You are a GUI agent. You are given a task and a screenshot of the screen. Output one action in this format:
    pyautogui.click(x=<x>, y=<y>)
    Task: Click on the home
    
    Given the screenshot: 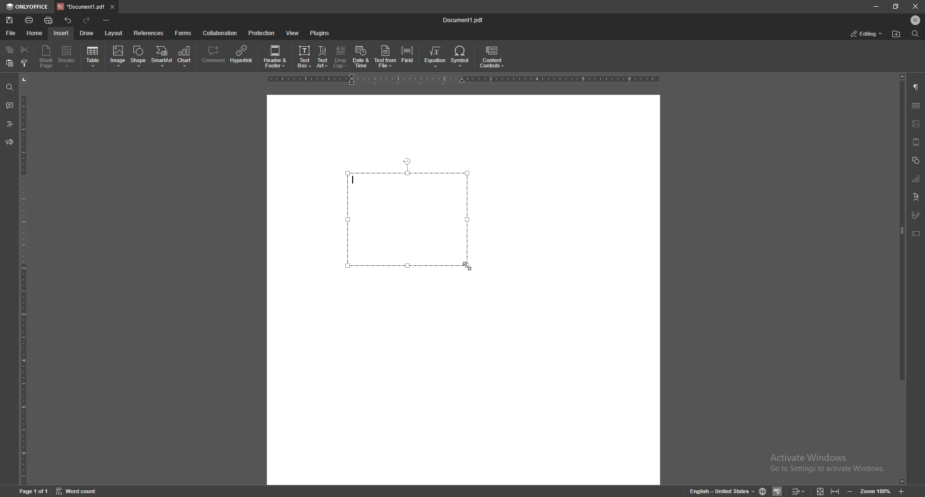 What is the action you would take?
    pyautogui.click(x=35, y=34)
    